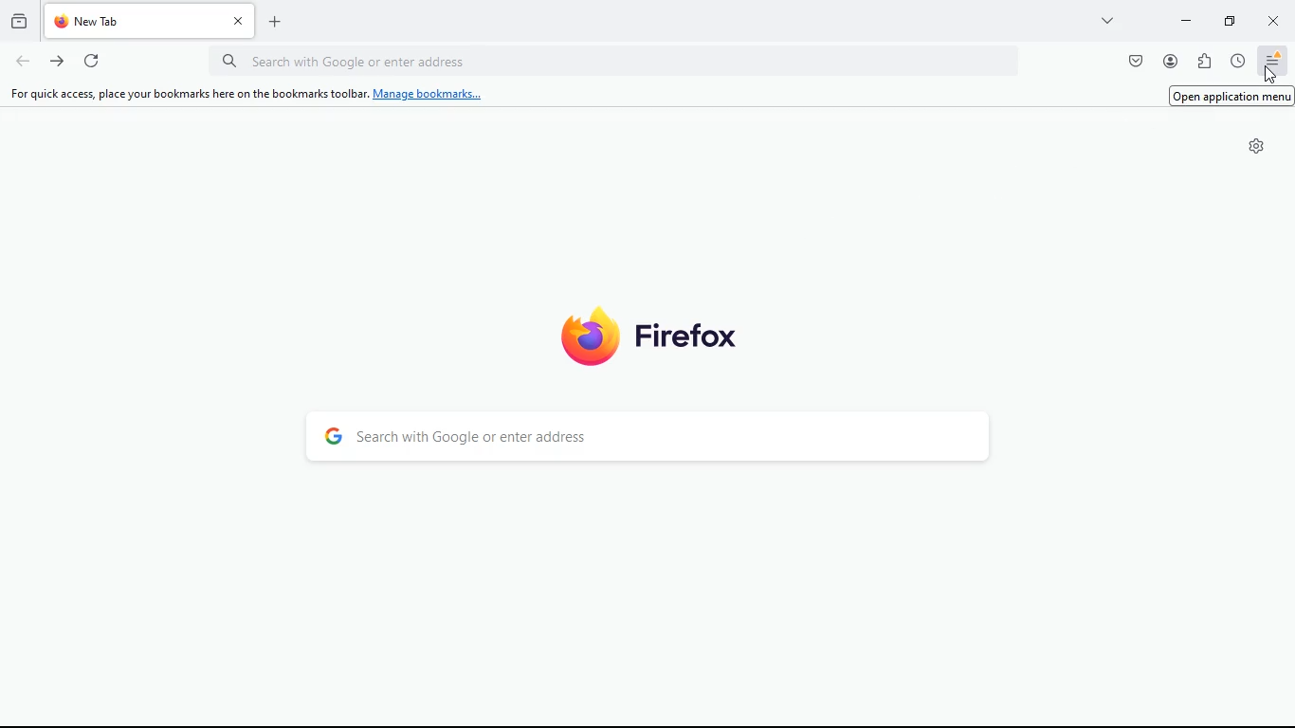 Image resolution: width=1295 pixels, height=728 pixels. What do you see at coordinates (1257, 147) in the screenshot?
I see `settings` at bounding box center [1257, 147].